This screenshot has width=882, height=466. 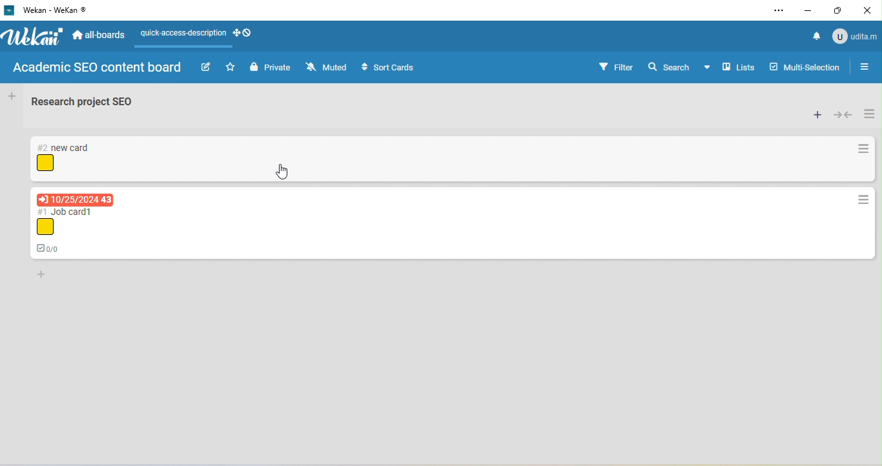 What do you see at coordinates (205, 68) in the screenshot?
I see `edit` at bounding box center [205, 68].